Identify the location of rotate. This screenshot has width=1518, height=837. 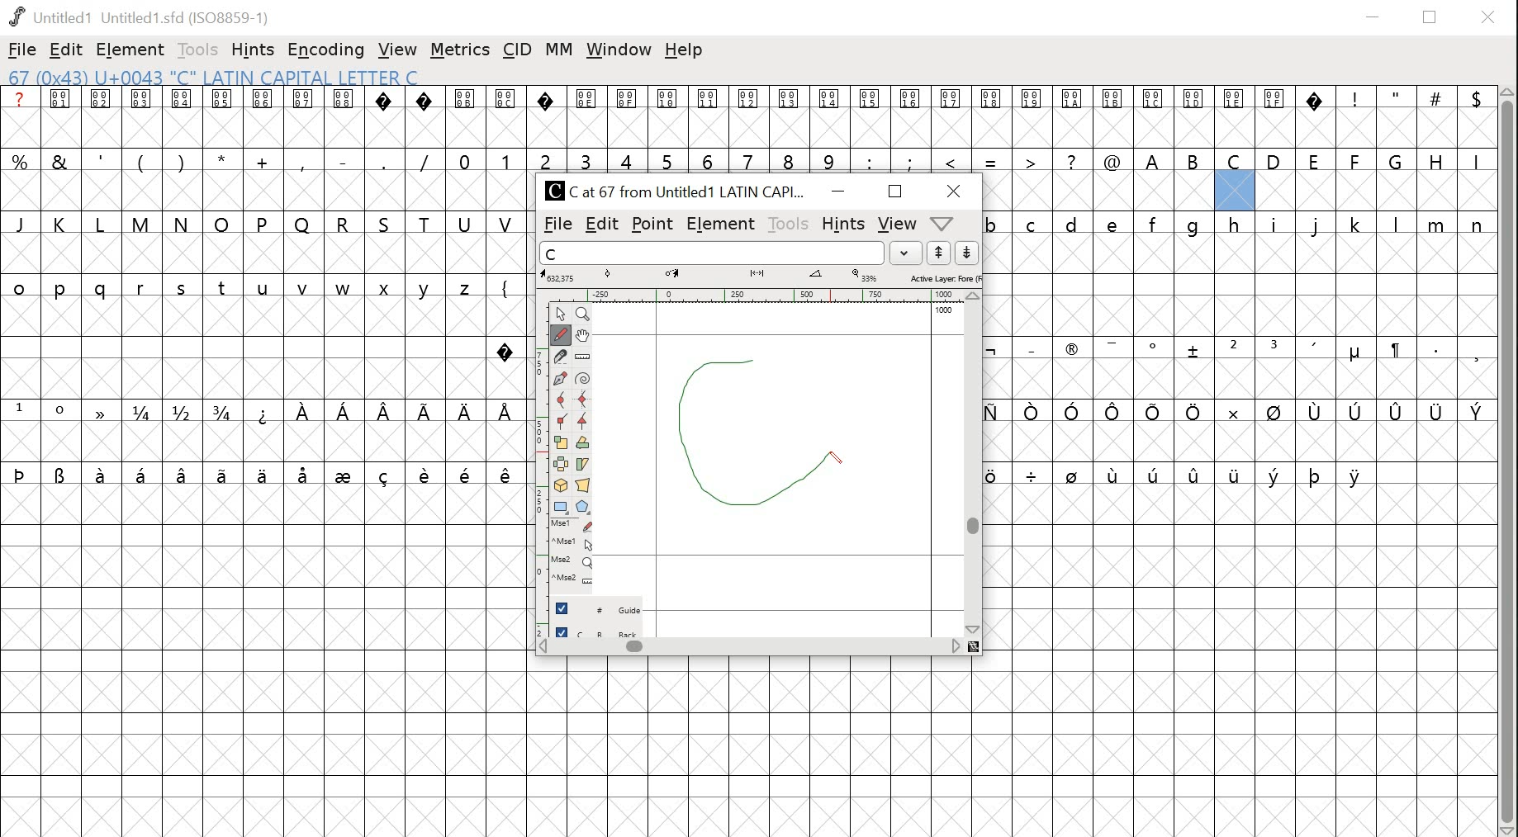
(584, 443).